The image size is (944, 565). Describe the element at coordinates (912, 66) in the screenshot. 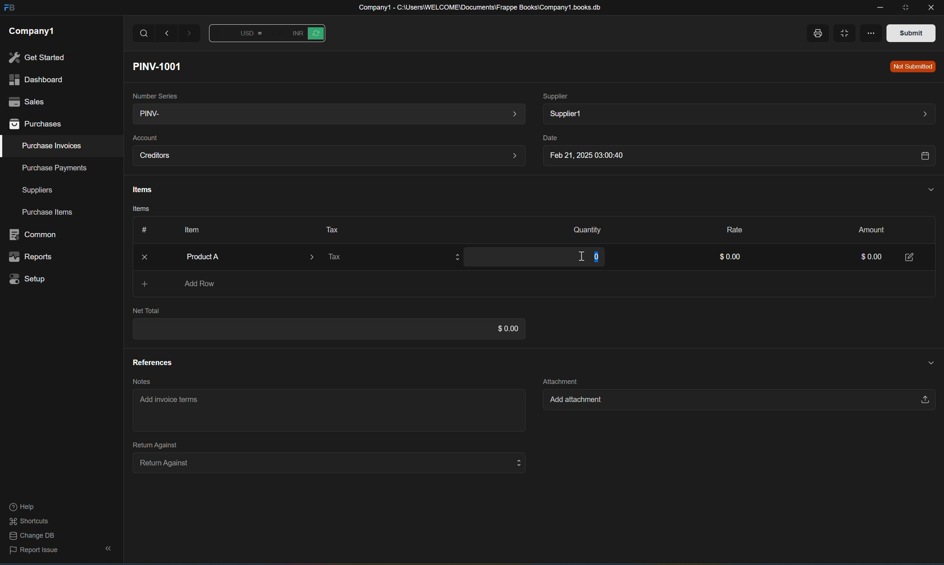

I see `Not Submitted` at that location.